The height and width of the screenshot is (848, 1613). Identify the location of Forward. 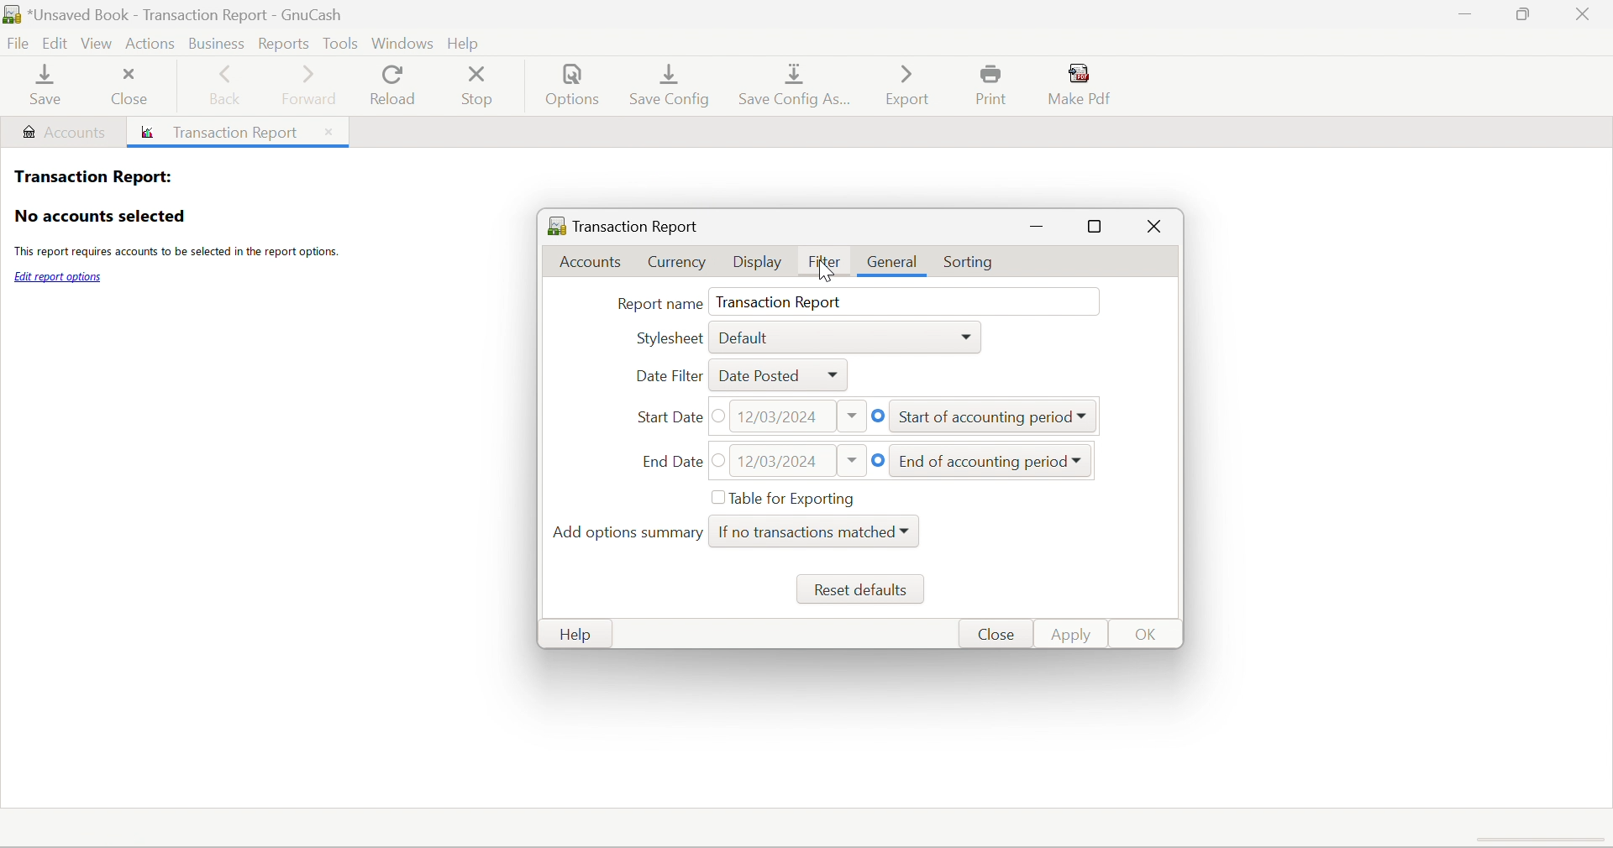
(310, 84).